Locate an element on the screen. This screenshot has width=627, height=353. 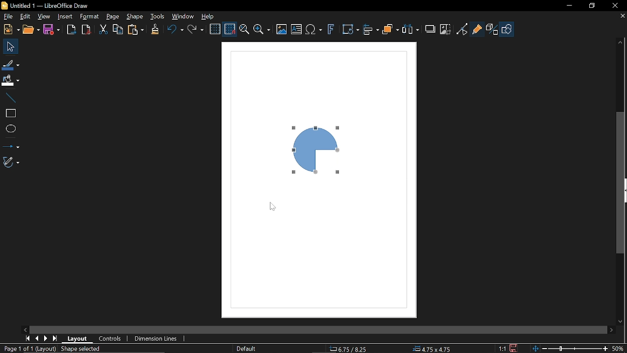
Toggle ectrusion is located at coordinates (492, 29).